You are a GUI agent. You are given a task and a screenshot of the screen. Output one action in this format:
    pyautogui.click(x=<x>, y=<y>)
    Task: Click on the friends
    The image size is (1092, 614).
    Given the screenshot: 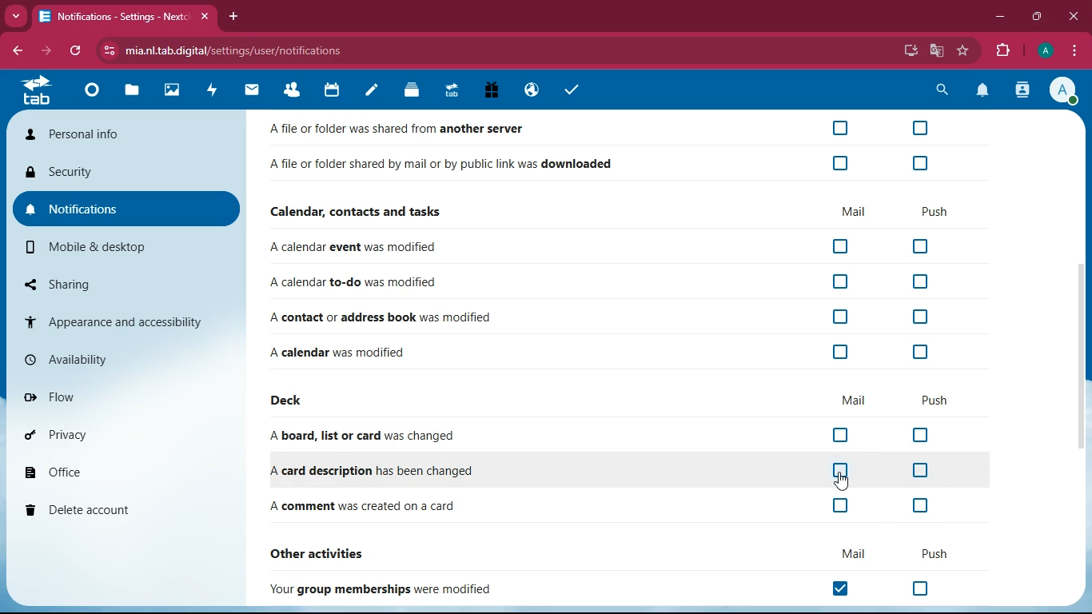 What is the action you would take?
    pyautogui.click(x=296, y=90)
    